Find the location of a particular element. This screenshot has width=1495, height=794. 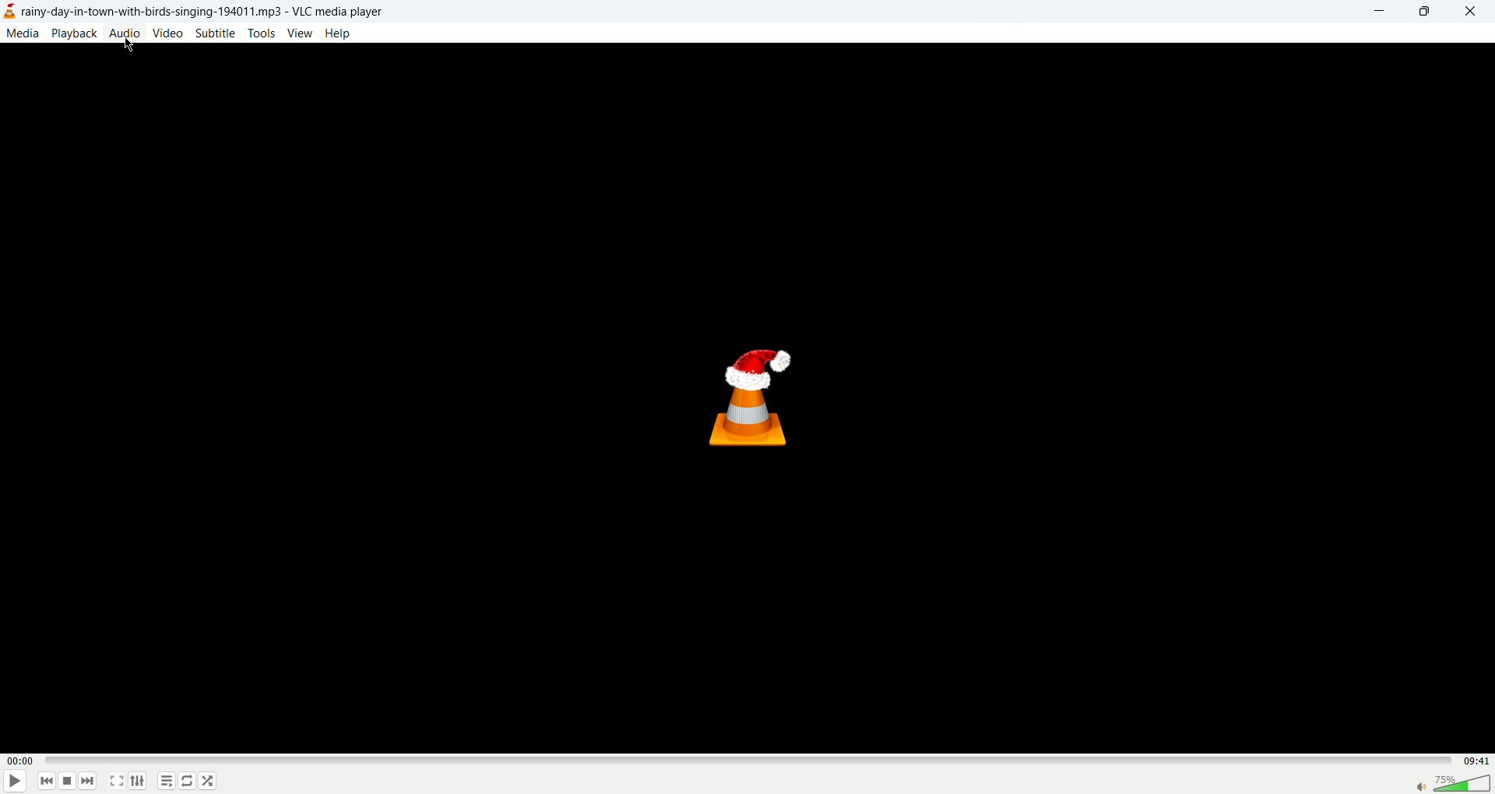

media is located at coordinates (23, 35).